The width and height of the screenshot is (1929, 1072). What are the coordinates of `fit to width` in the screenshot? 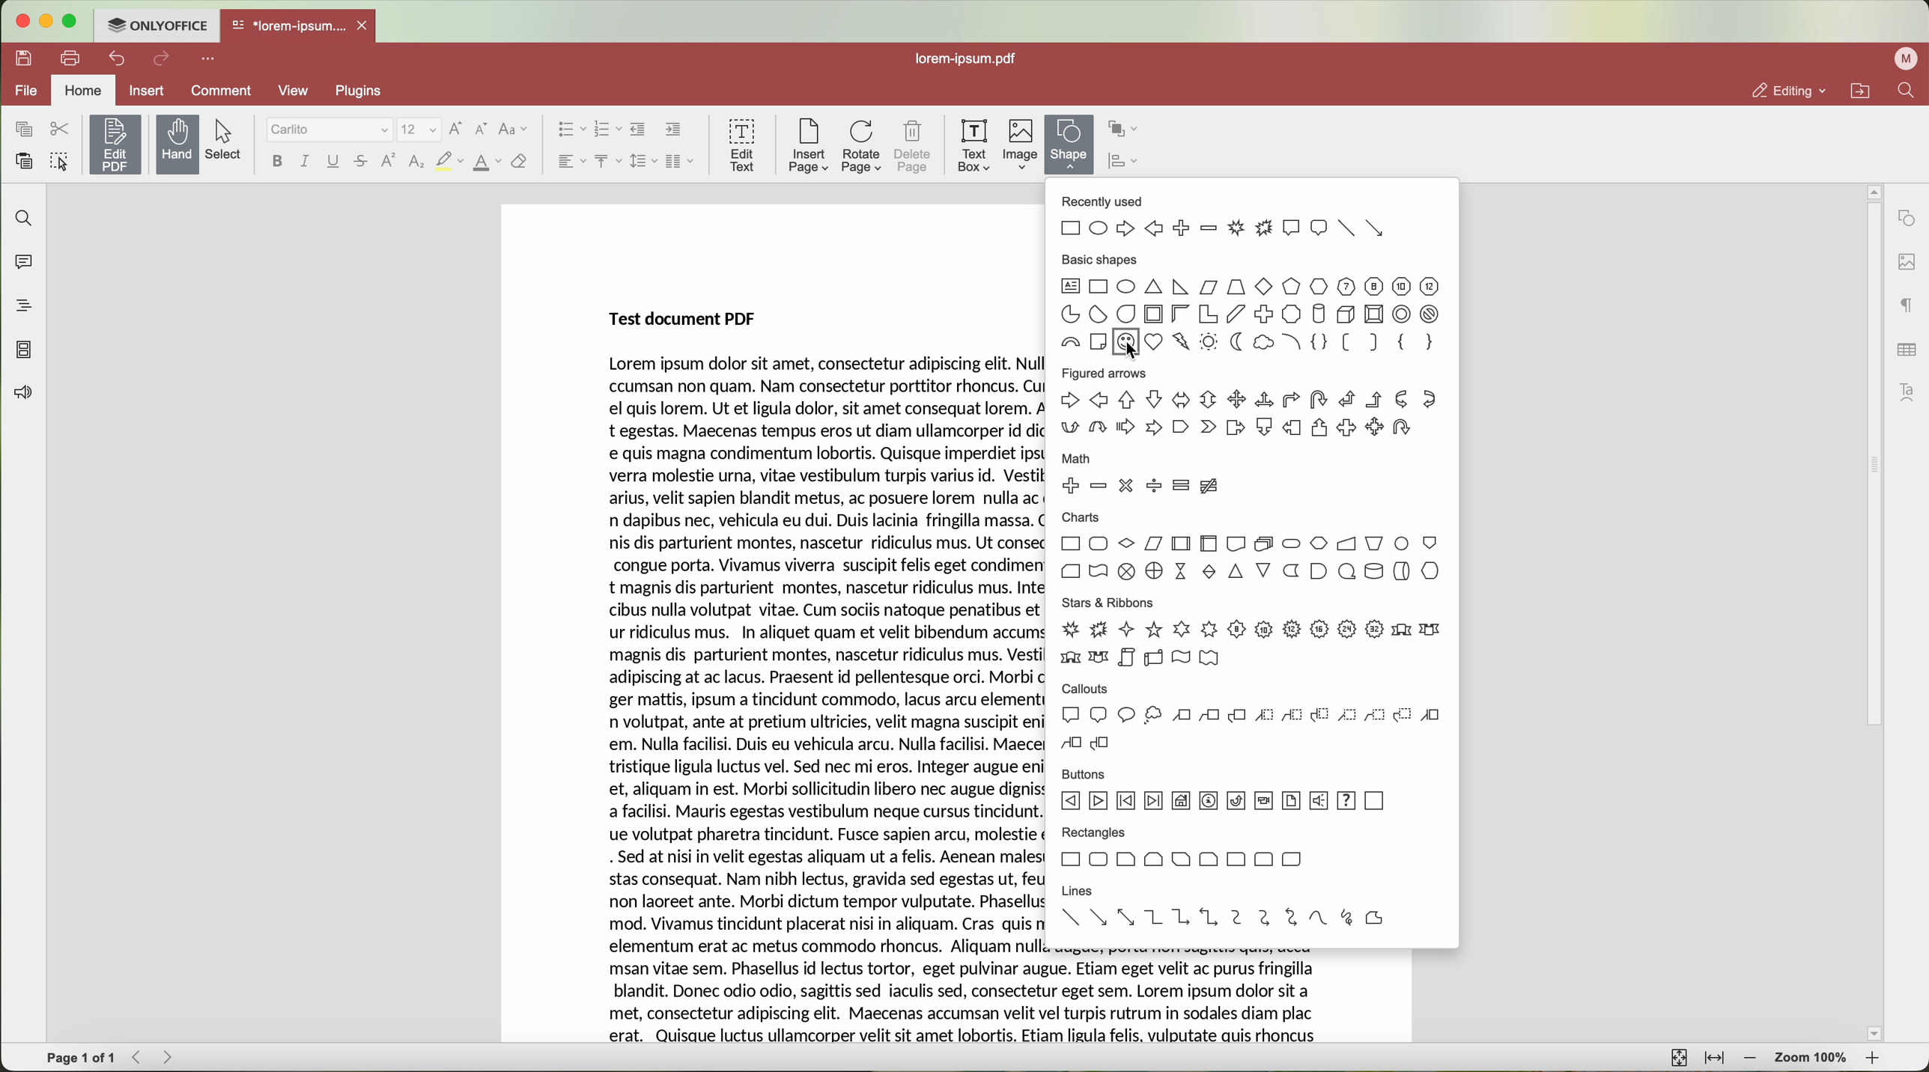 It's located at (1716, 1059).